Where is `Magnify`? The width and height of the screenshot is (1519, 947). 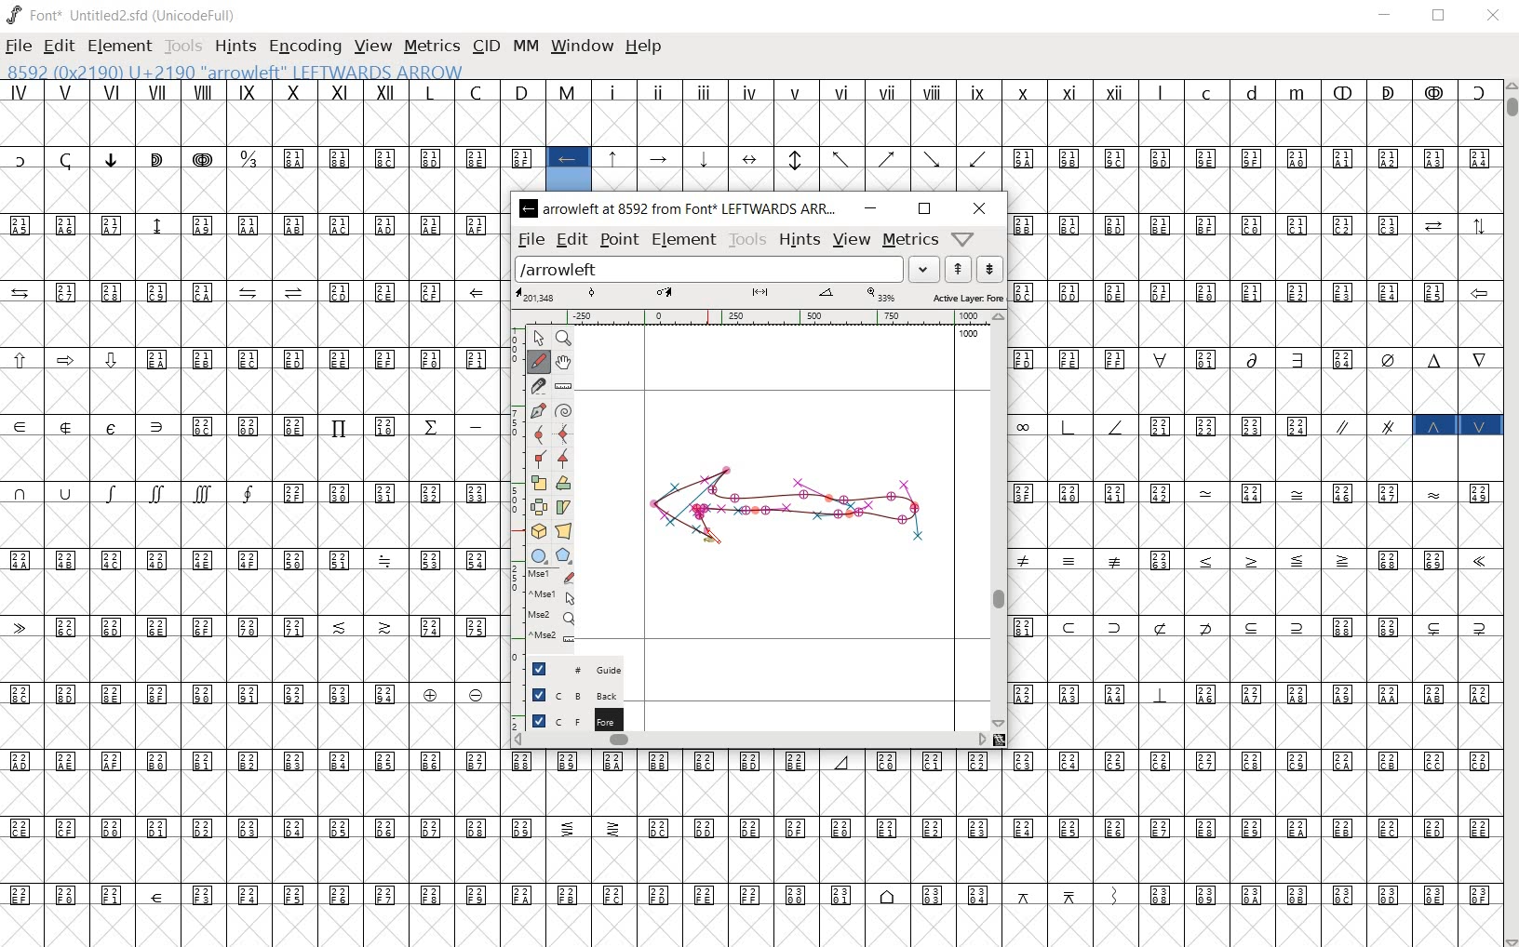 Magnify is located at coordinates (564, 339).